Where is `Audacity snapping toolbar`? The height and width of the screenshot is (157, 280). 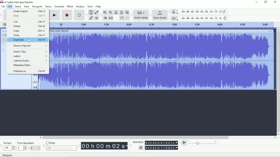
Audacity snapping toolbar is located at coordinates (43, 145).